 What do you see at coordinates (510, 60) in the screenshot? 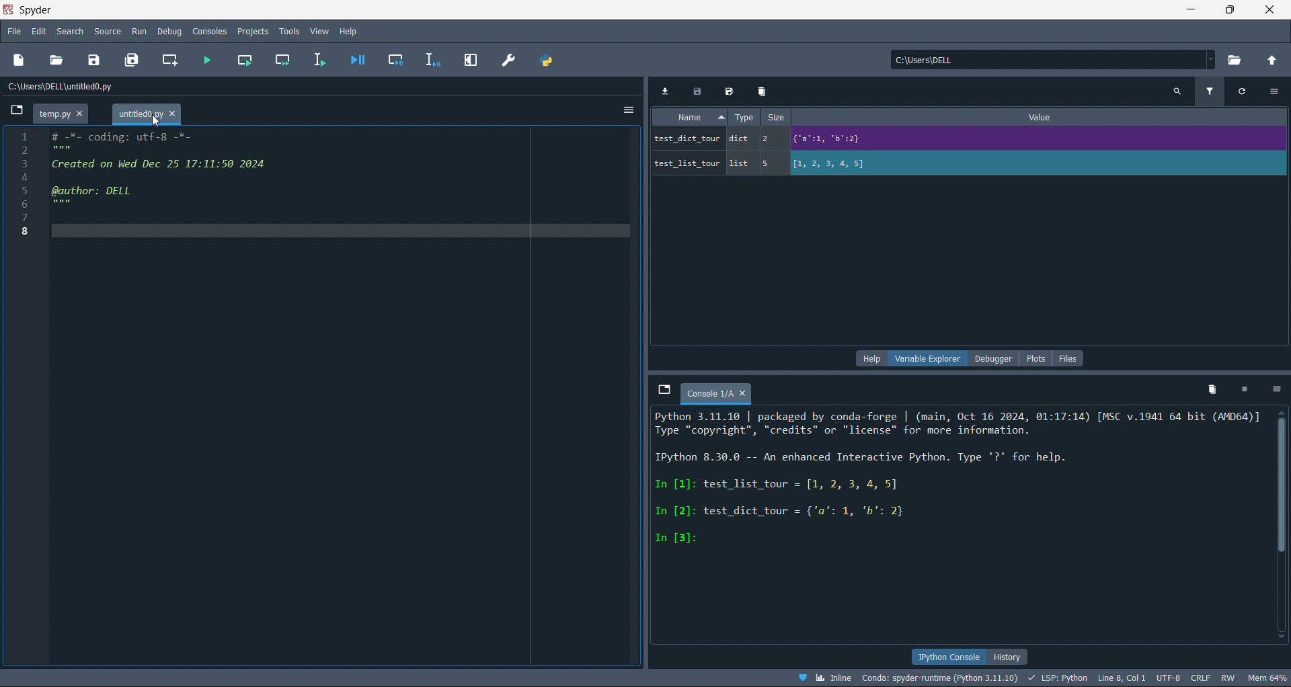
I see `preference` at bounding box center [510, 60].